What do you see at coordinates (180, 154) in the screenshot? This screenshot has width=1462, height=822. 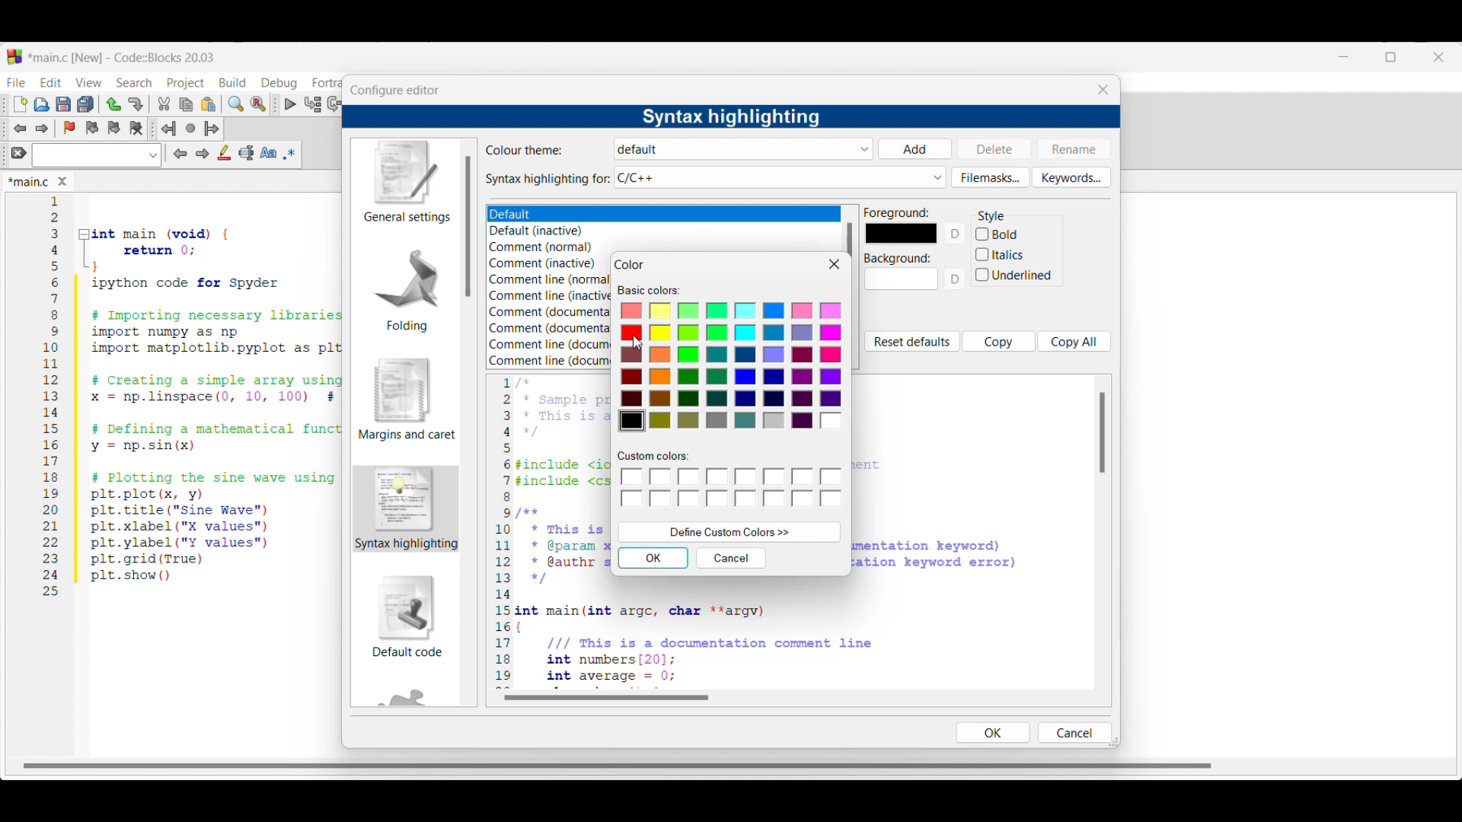 I see `Previous` at bounding box center [180, 154].